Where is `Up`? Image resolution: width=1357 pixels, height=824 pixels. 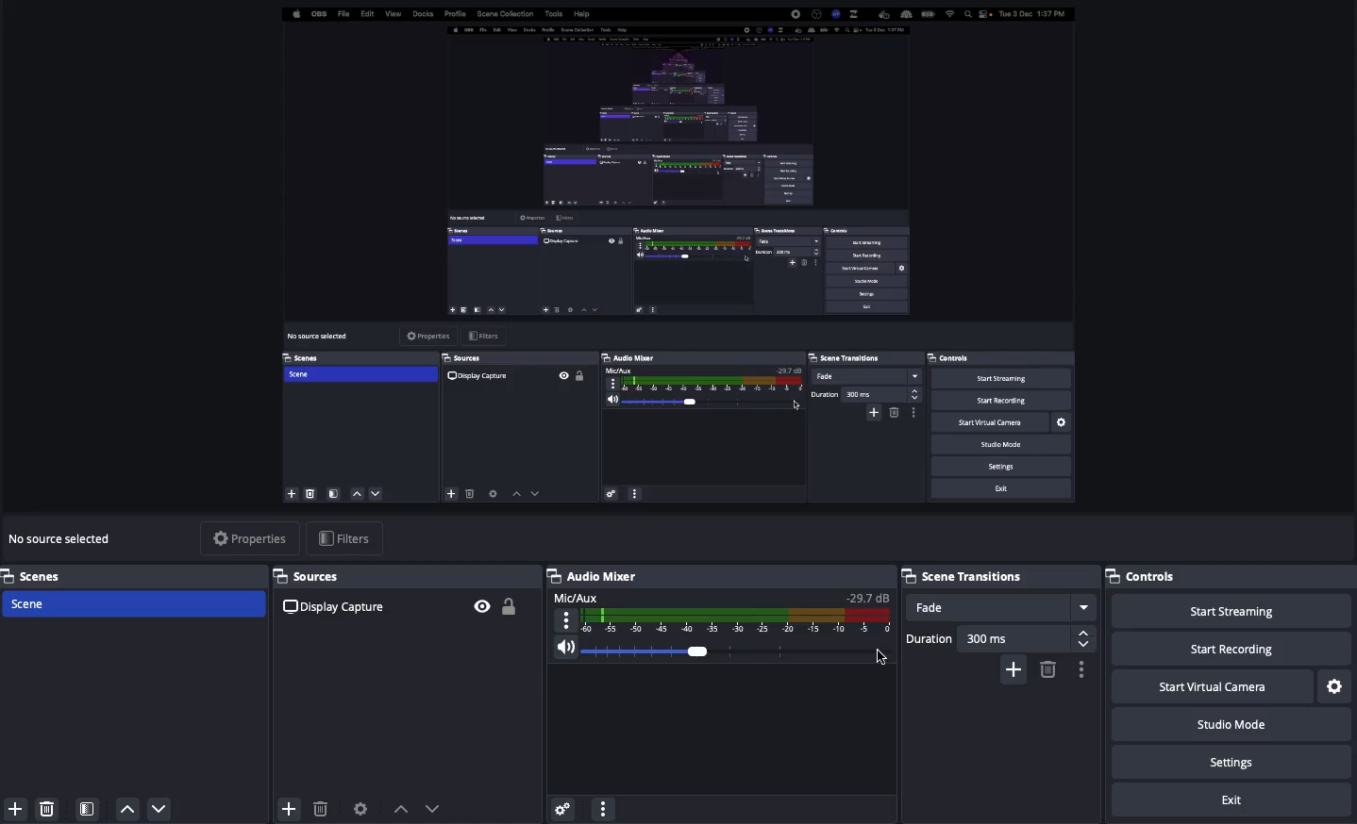 Up is located at coordinates (128, 809).